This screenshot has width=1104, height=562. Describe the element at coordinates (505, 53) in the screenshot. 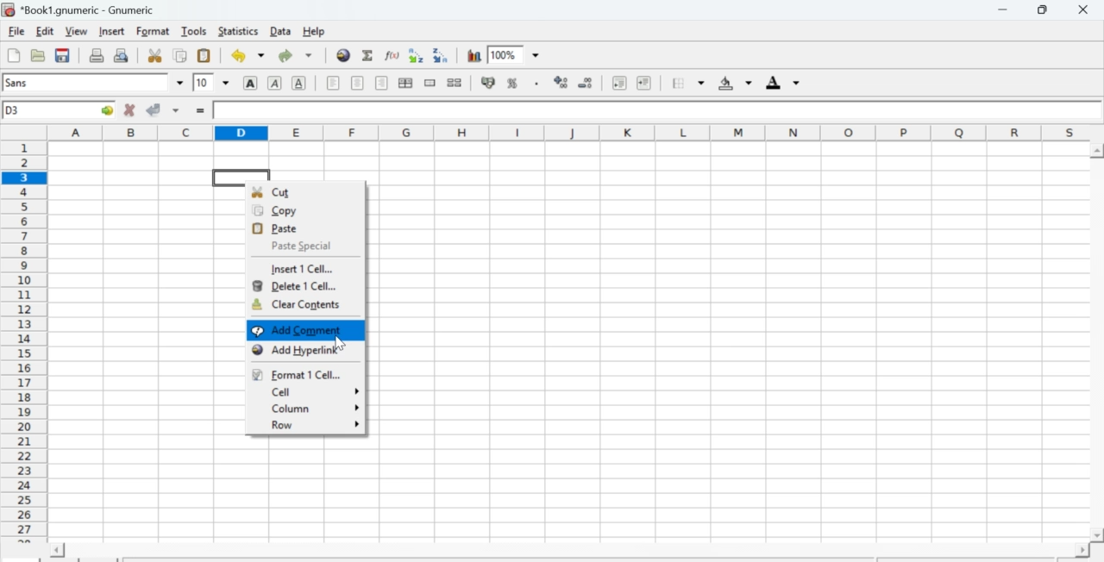

I see `Zoom` at that location.